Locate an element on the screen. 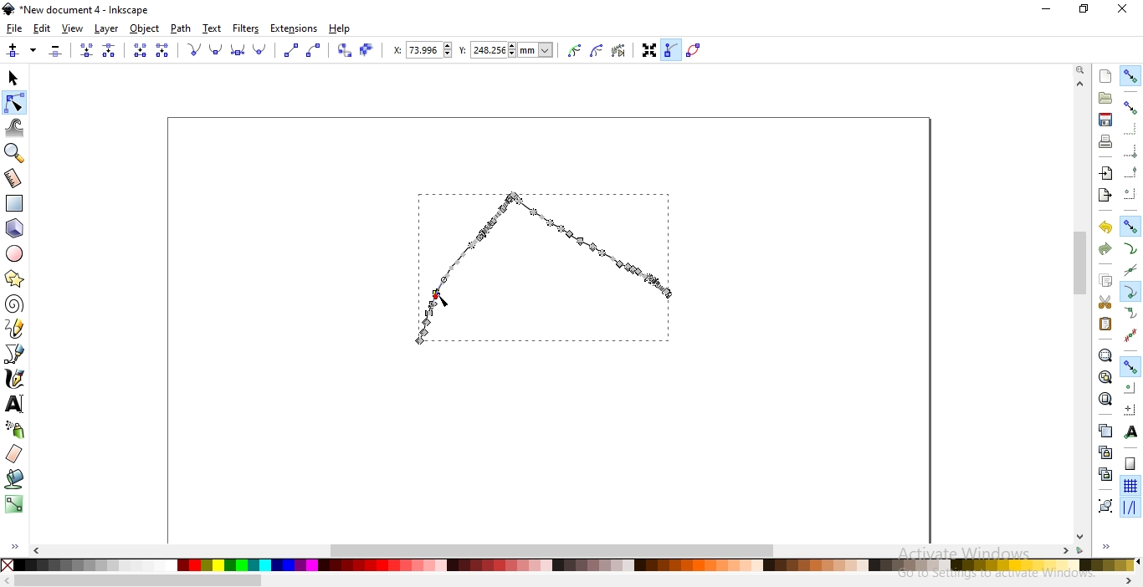  create spirals is located at coordinates (13, 304).